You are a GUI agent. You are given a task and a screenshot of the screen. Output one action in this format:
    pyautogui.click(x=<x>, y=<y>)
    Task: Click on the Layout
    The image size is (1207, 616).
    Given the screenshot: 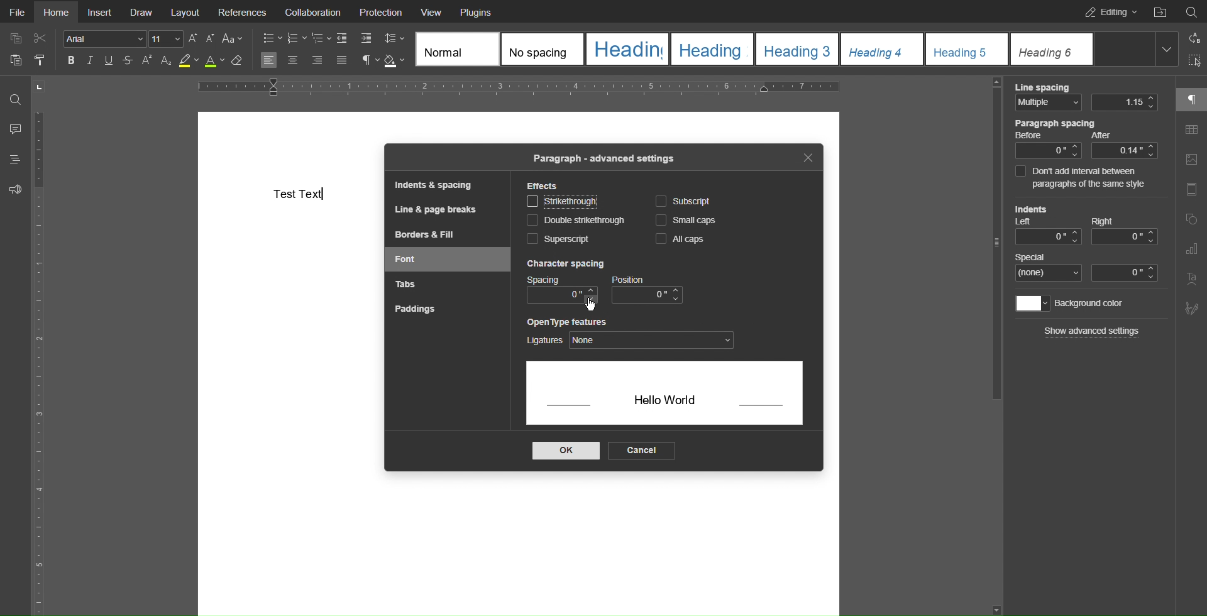 What is the action you would take?
    pyautogui.click(x=186, y=11)
    